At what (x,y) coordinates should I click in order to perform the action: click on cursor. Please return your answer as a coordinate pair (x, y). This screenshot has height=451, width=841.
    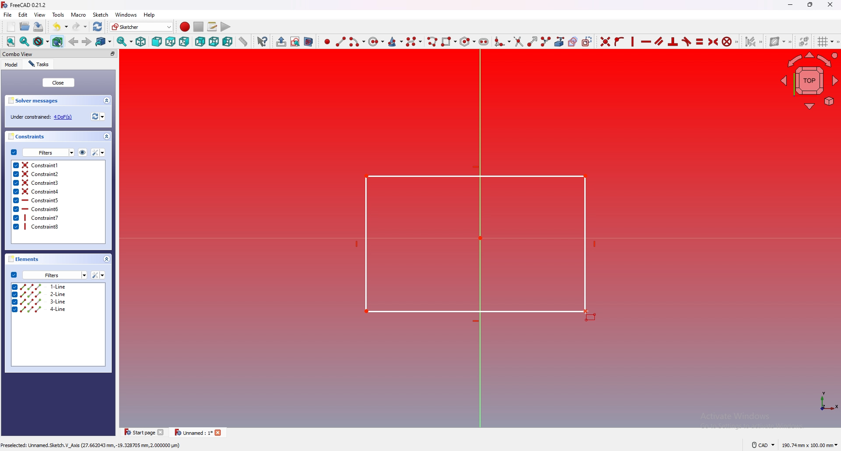
    Looking at the image, I should click on (592, 313).